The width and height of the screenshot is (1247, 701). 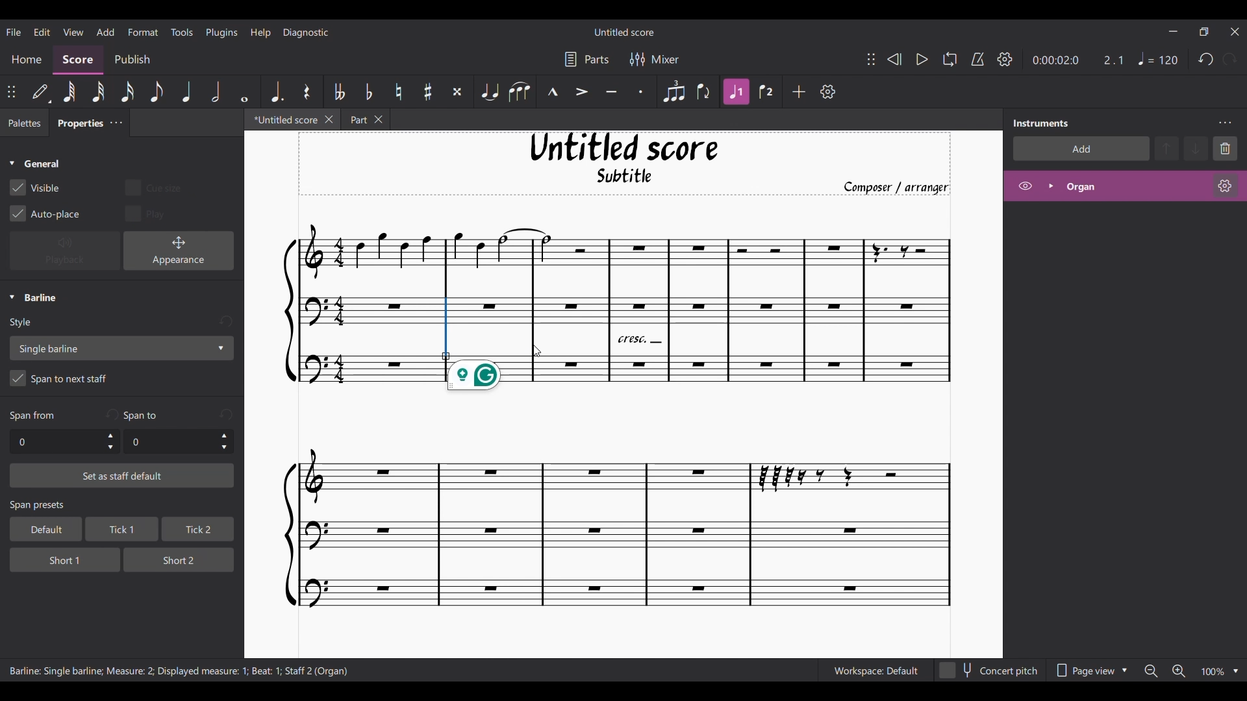 I want to click on Publish section, so click(x=132, y=60).